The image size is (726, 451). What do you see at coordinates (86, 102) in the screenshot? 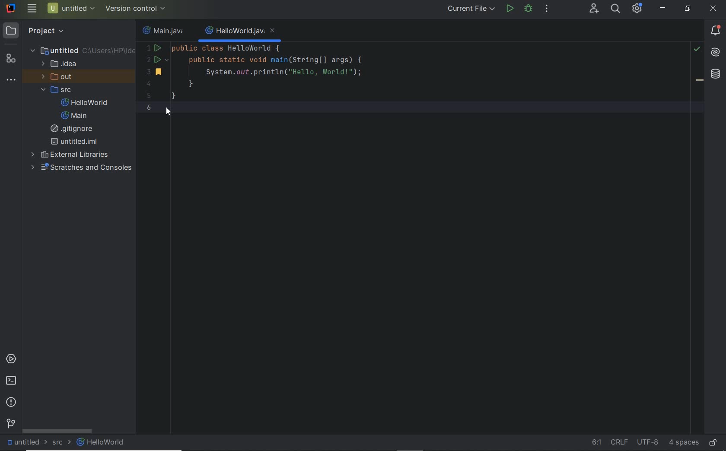
I see `HelloWorld` at bounding box center [86, 102].